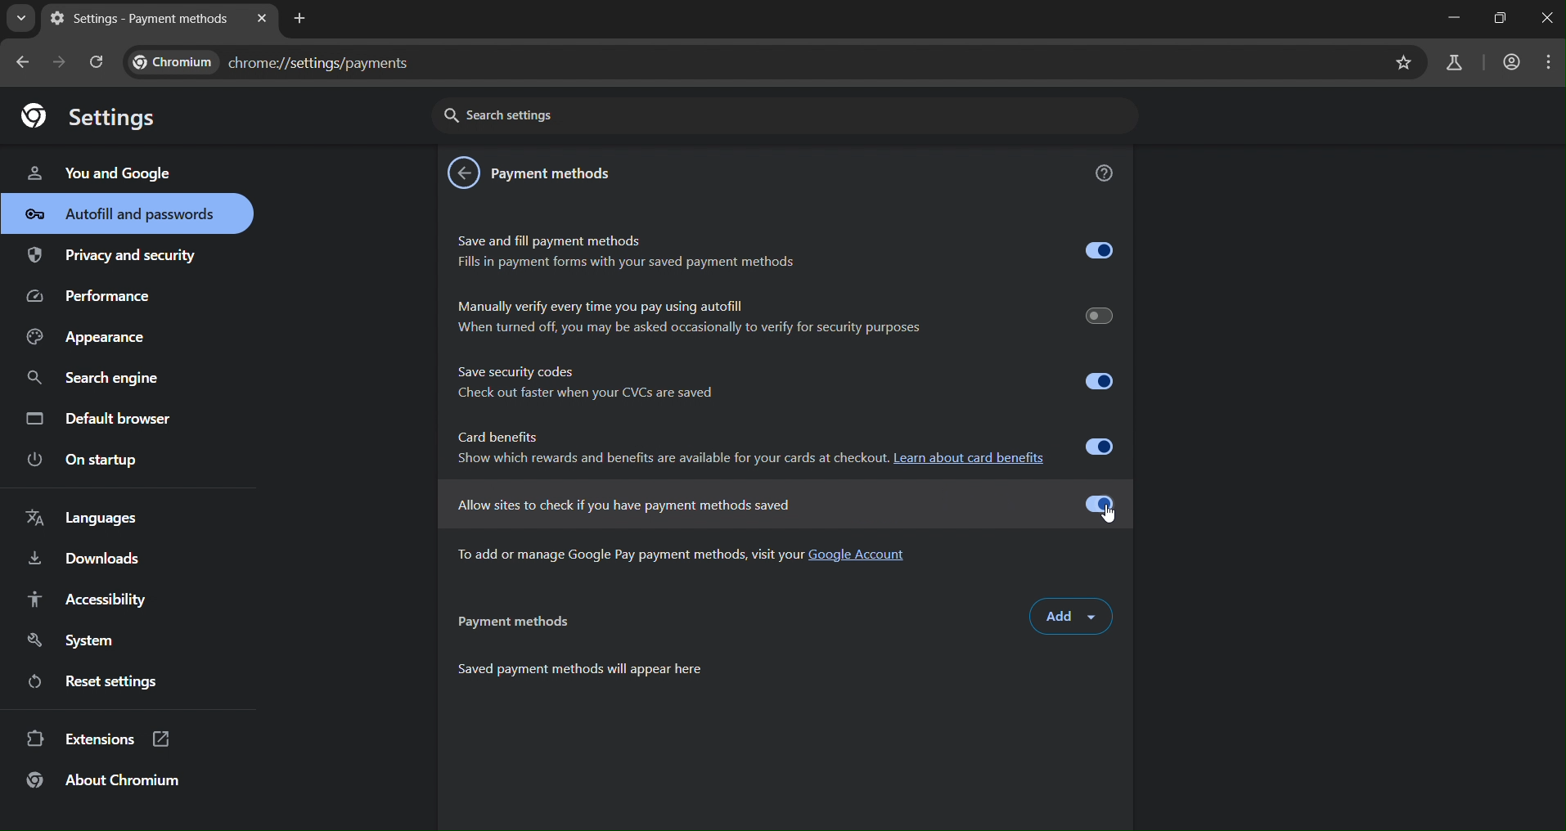 This screenshot has width=1566, height=831. I want to click on minimize, so click(1451, 18).